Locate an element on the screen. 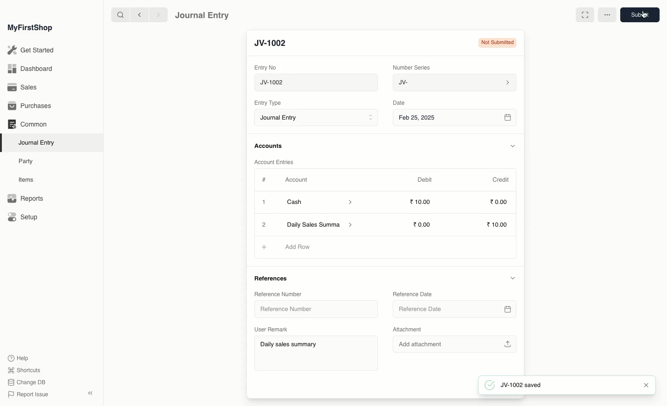  cursor is located at coordinates (647, 19).